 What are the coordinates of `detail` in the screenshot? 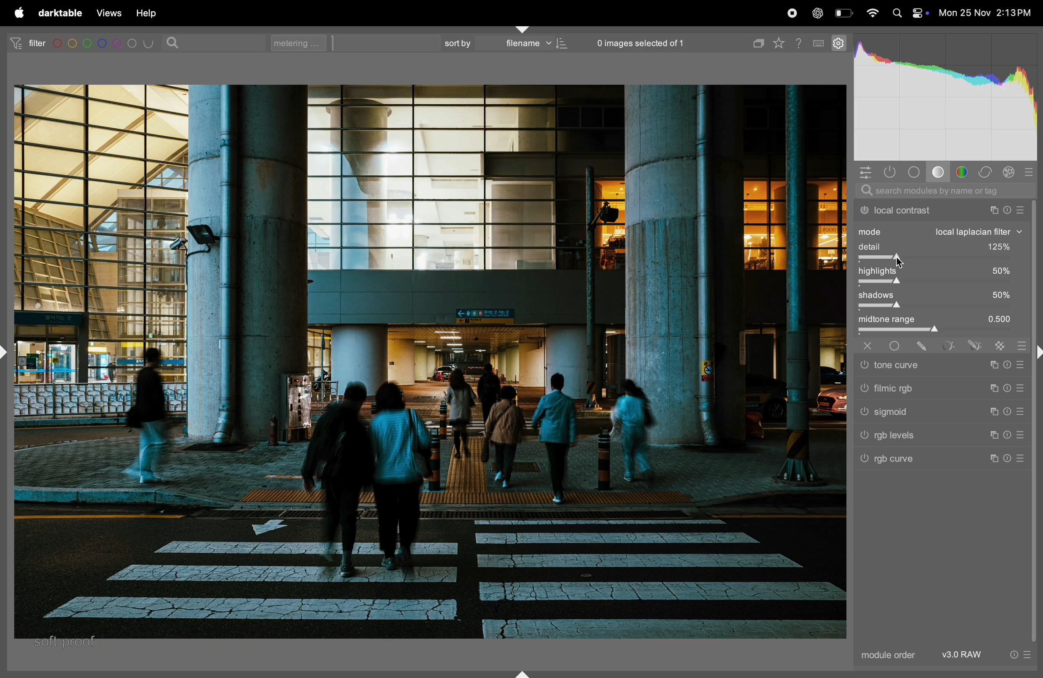 It's located at (942, 247).